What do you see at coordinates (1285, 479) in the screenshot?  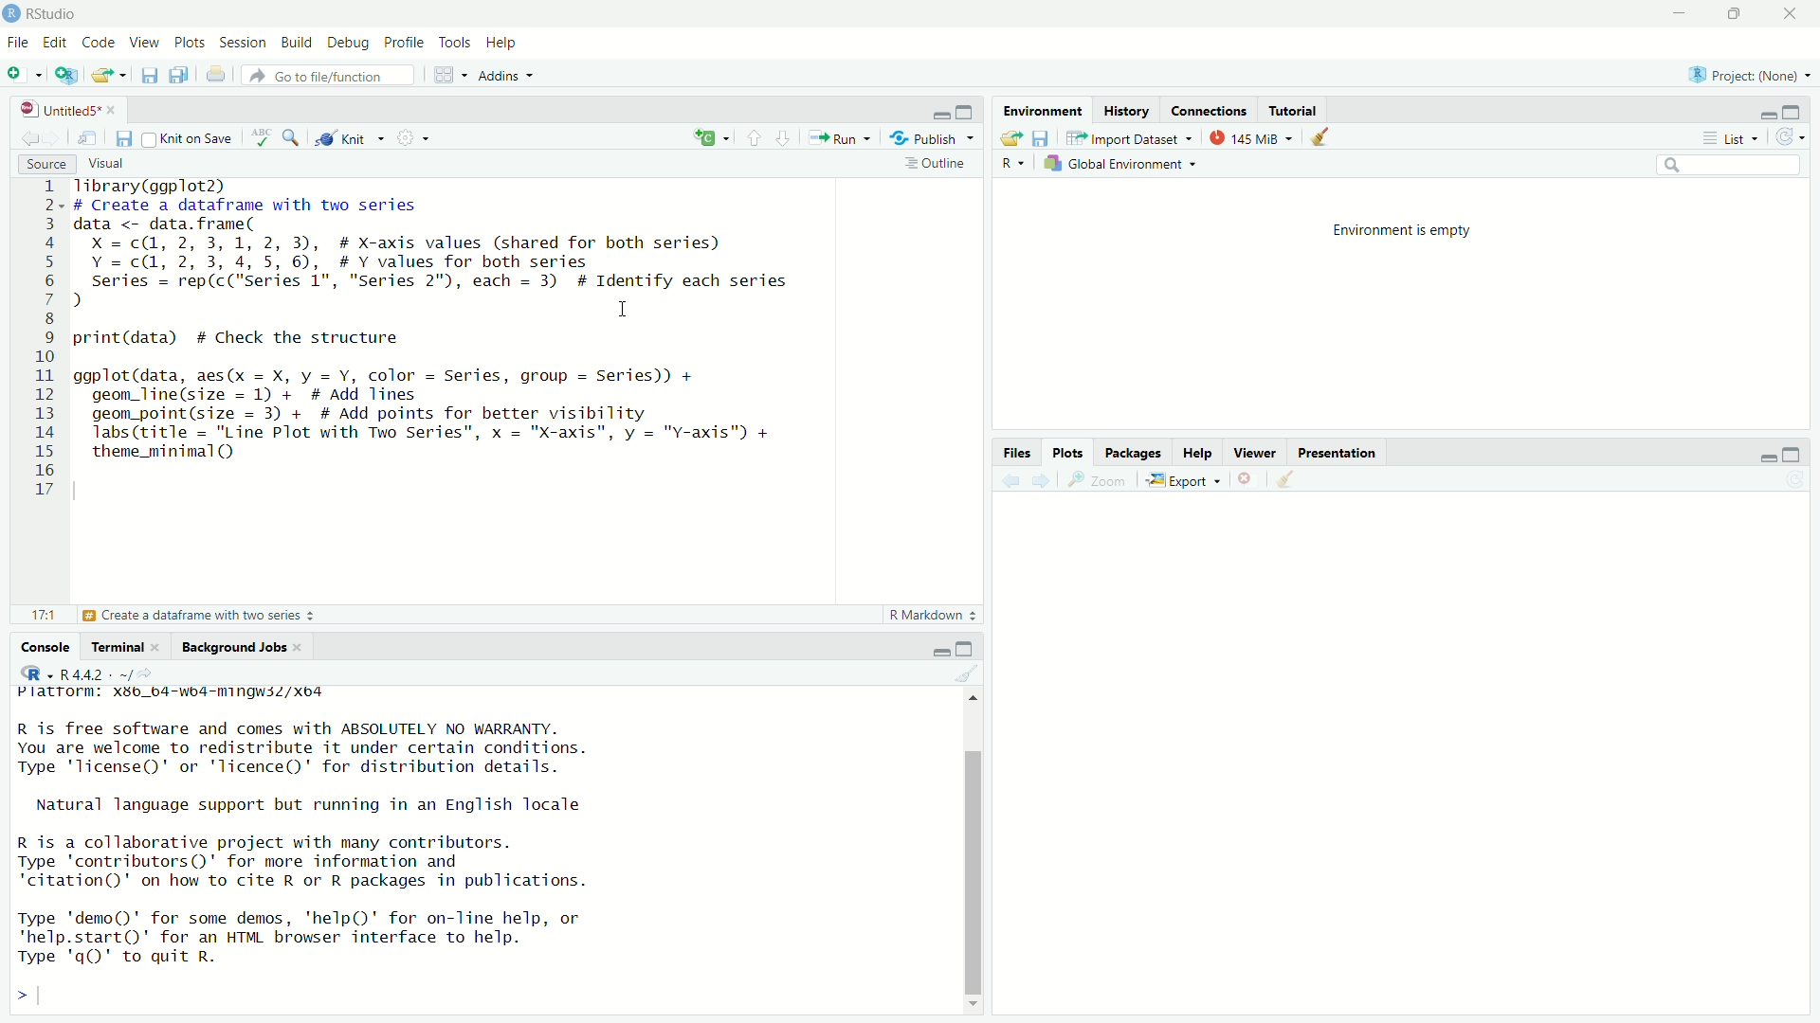 I see `Go back to the previous source selection` at bounding box center [1285, 479].